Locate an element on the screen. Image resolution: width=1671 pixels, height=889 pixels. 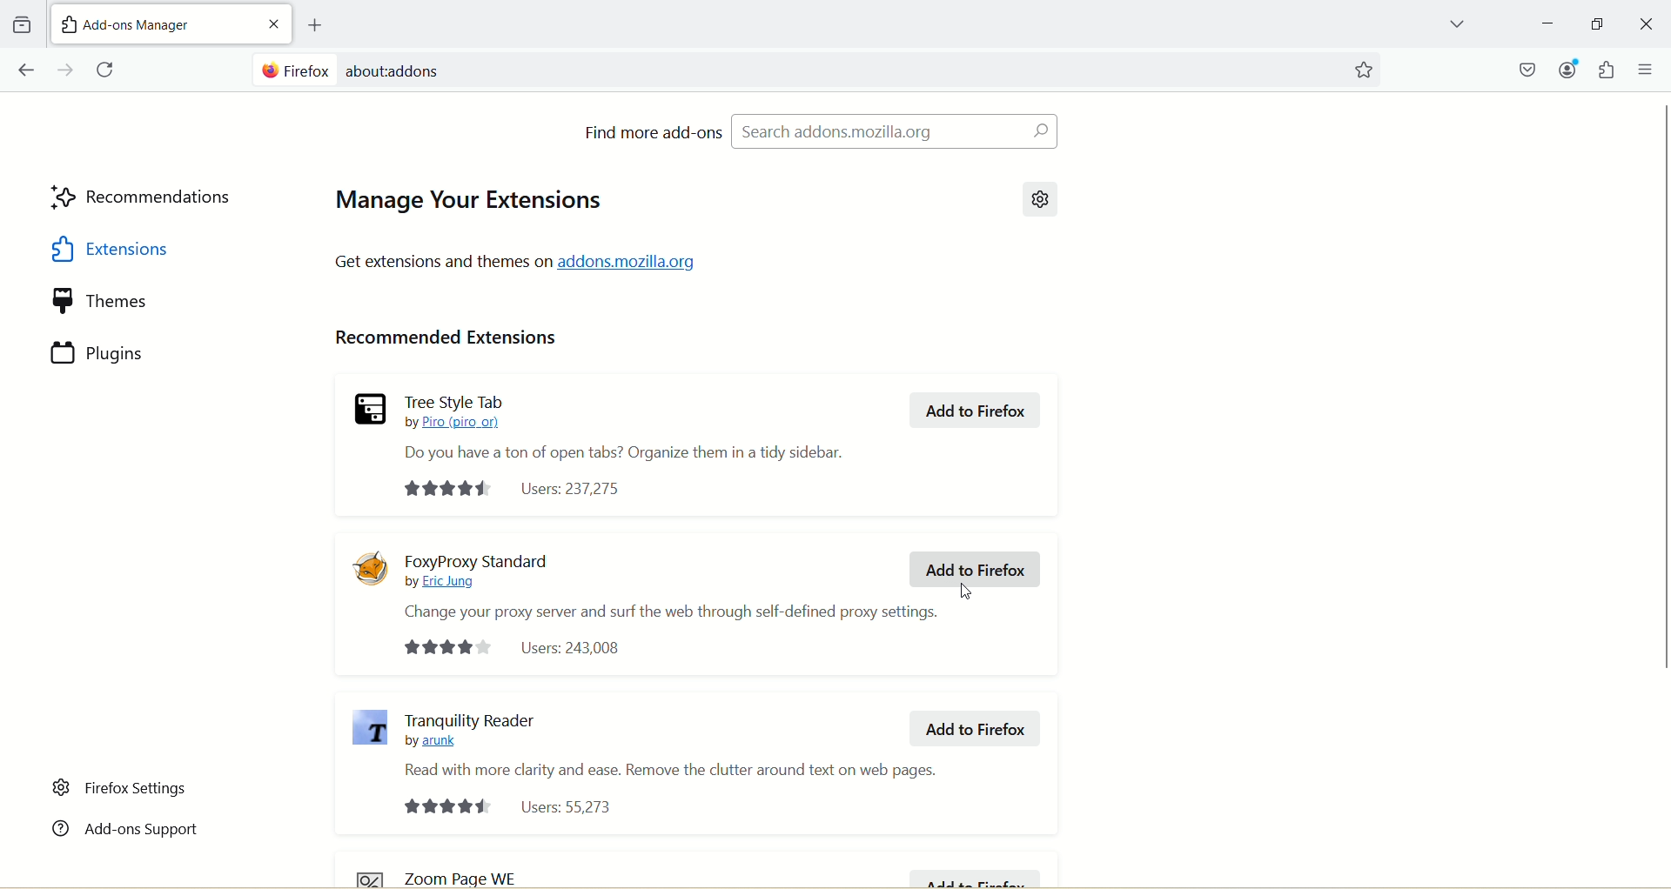
Move Forwards is located at coordinates (67, 70).